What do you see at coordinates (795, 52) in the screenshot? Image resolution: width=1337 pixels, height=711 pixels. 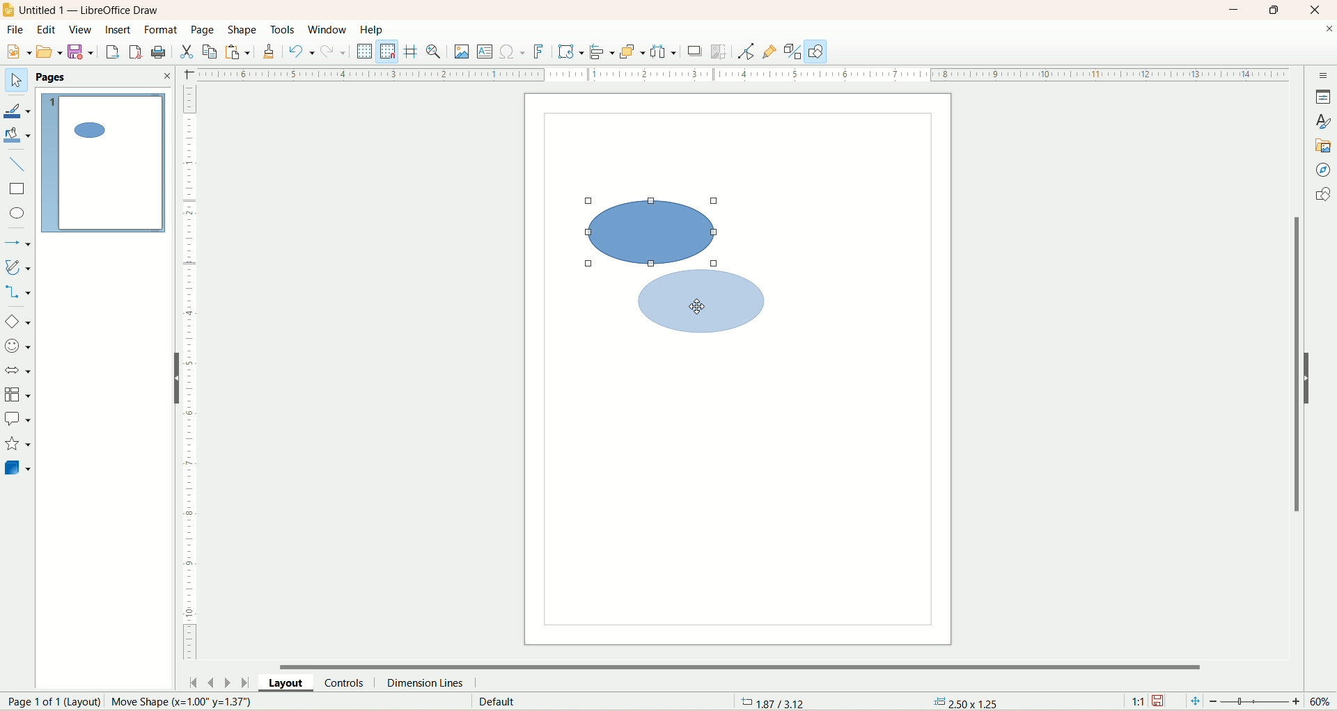 I see `toggle extrusion` at bounding box center [795, 52].